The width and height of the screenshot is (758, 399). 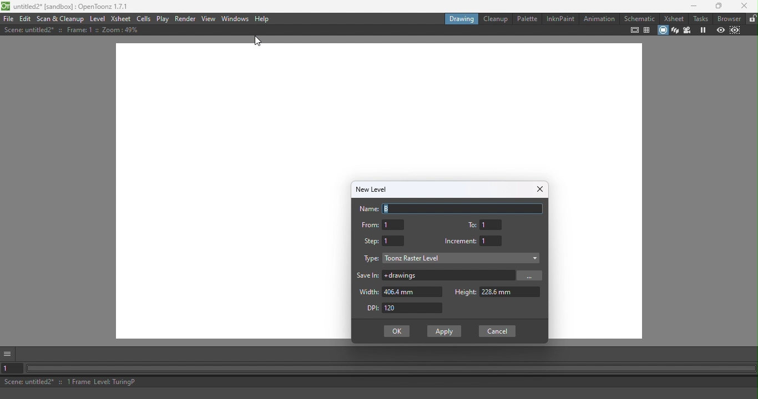 I want to click on 3D view, so click(x=676, y=30).